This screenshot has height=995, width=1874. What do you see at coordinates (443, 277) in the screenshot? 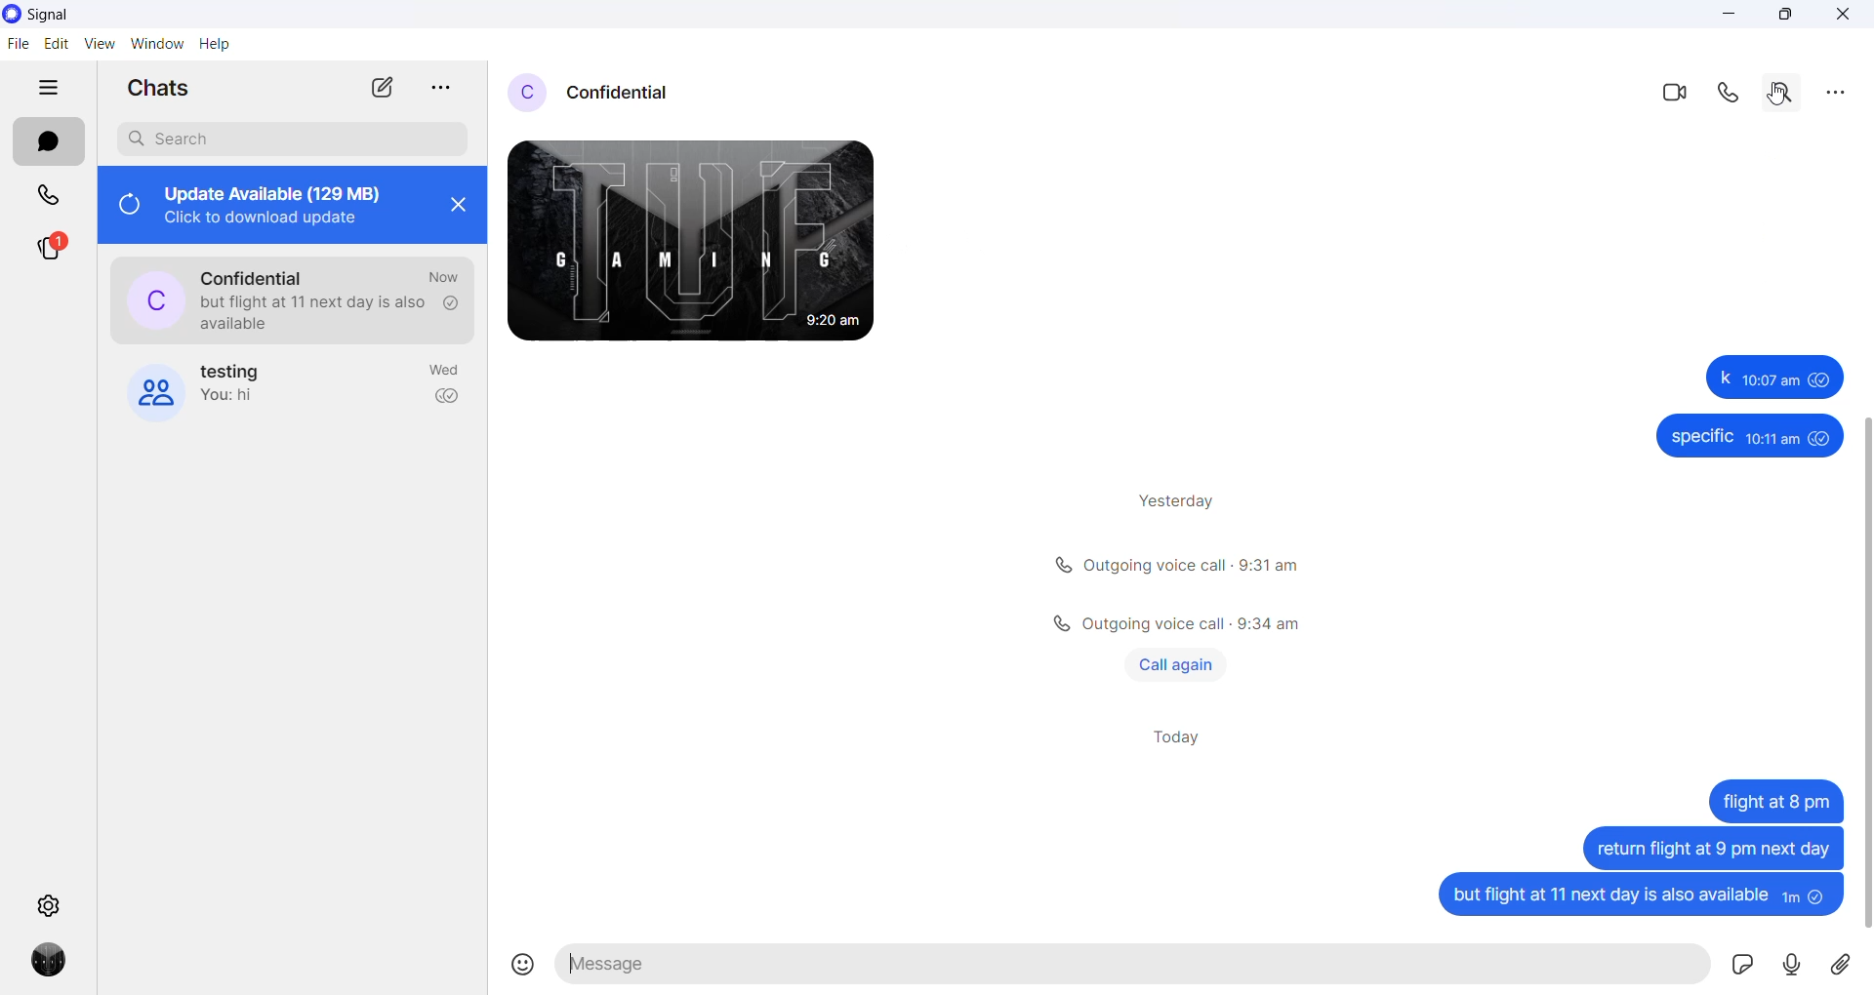
I see `last active` at bounding box center [443, 277].